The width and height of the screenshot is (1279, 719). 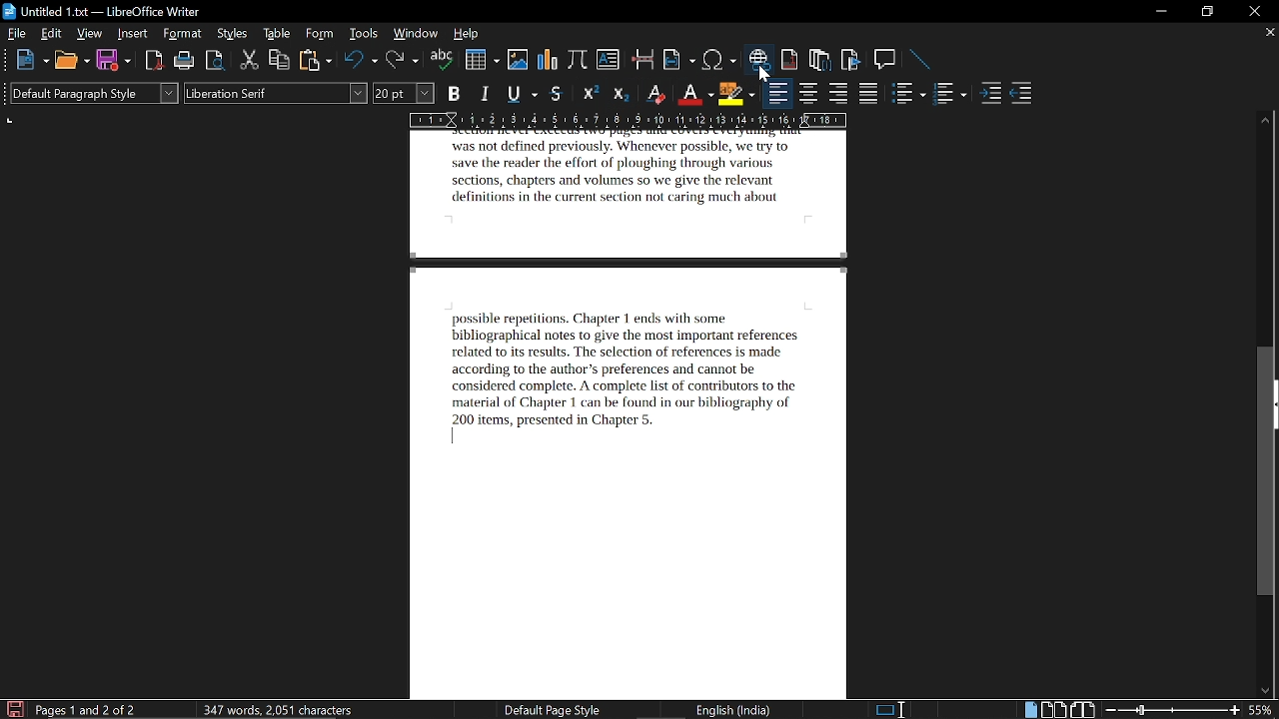 I want to click on print, so click(x=184, y=61).